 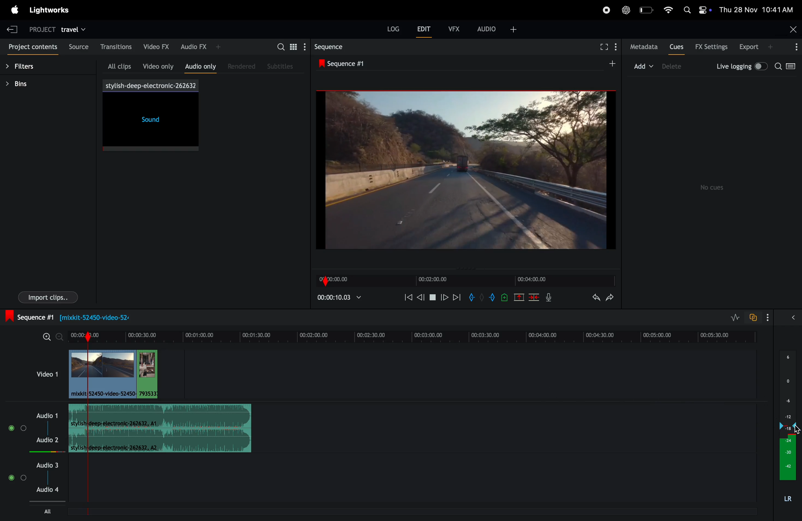 I want to click on sound track, so click(x=161, y=427).